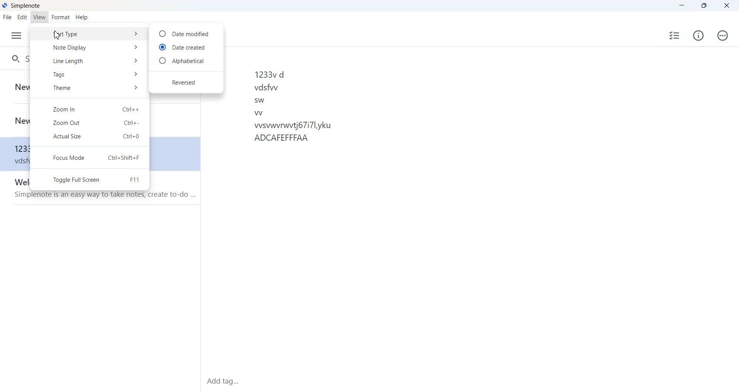  Describe the element at coordinates (90, 158) in the screenshot. I see `Focus Mode` at that location.